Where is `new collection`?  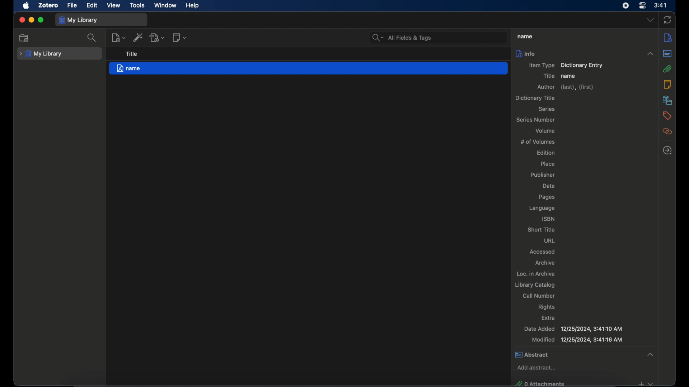
new collection is located at coordinates (24, 38).